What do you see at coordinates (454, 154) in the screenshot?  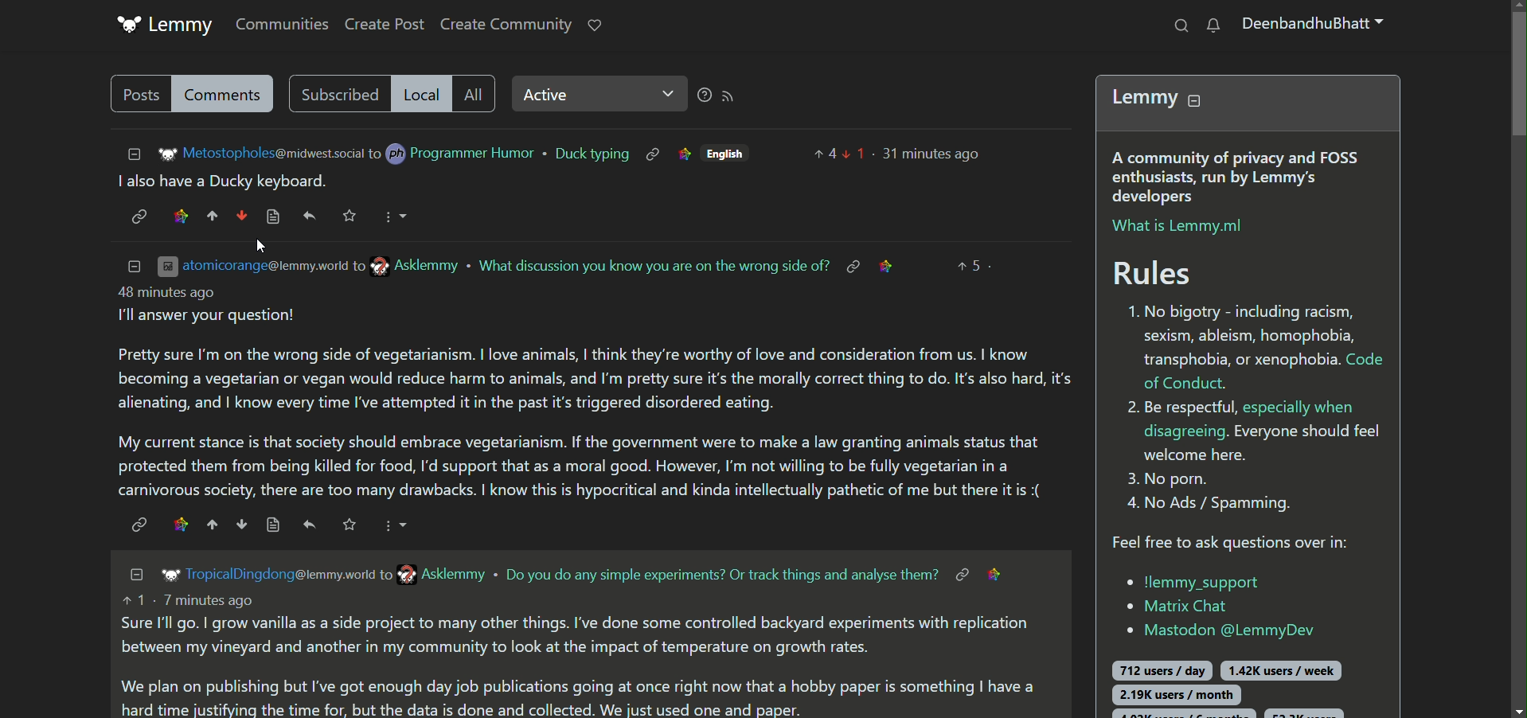 I see `user name` at bounding box center [454, 154].